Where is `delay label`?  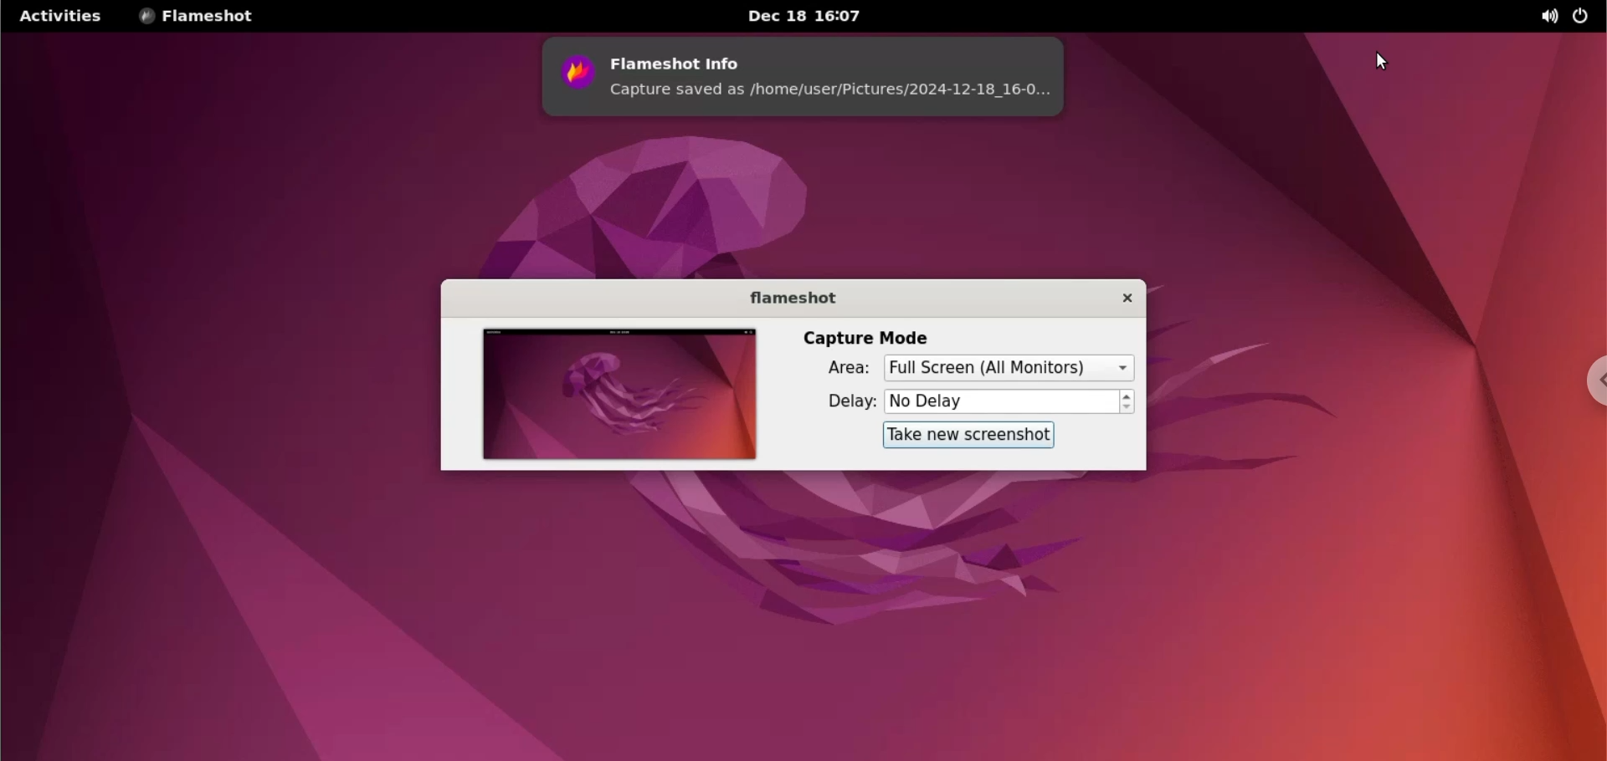 delay label is located at coordinates (850, 402).